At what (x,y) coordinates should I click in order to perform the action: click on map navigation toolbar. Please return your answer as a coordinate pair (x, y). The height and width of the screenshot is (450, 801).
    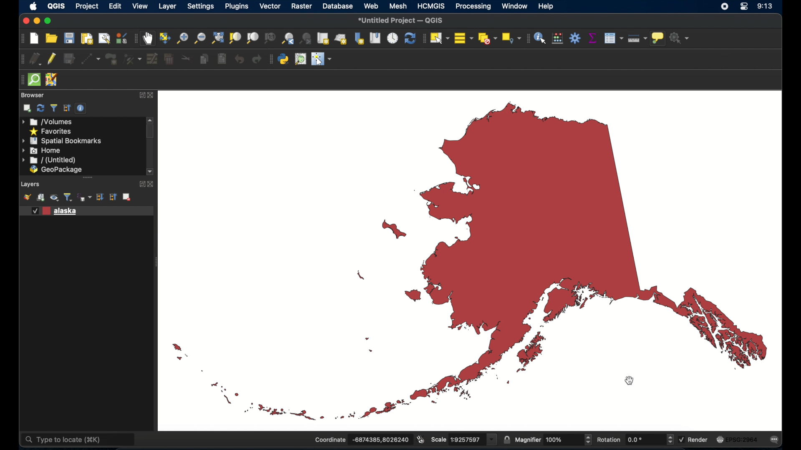
    Looking at the image, I should click on (135, 40).